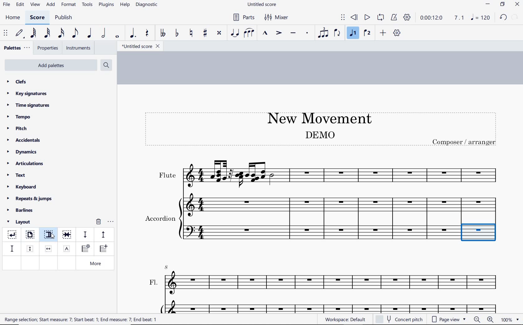 This screenshot has height=325, width=523. What do you see at coordinates (460, 18) in the screenshot?
I see `Playback speed` at bounding box center [460, 18].